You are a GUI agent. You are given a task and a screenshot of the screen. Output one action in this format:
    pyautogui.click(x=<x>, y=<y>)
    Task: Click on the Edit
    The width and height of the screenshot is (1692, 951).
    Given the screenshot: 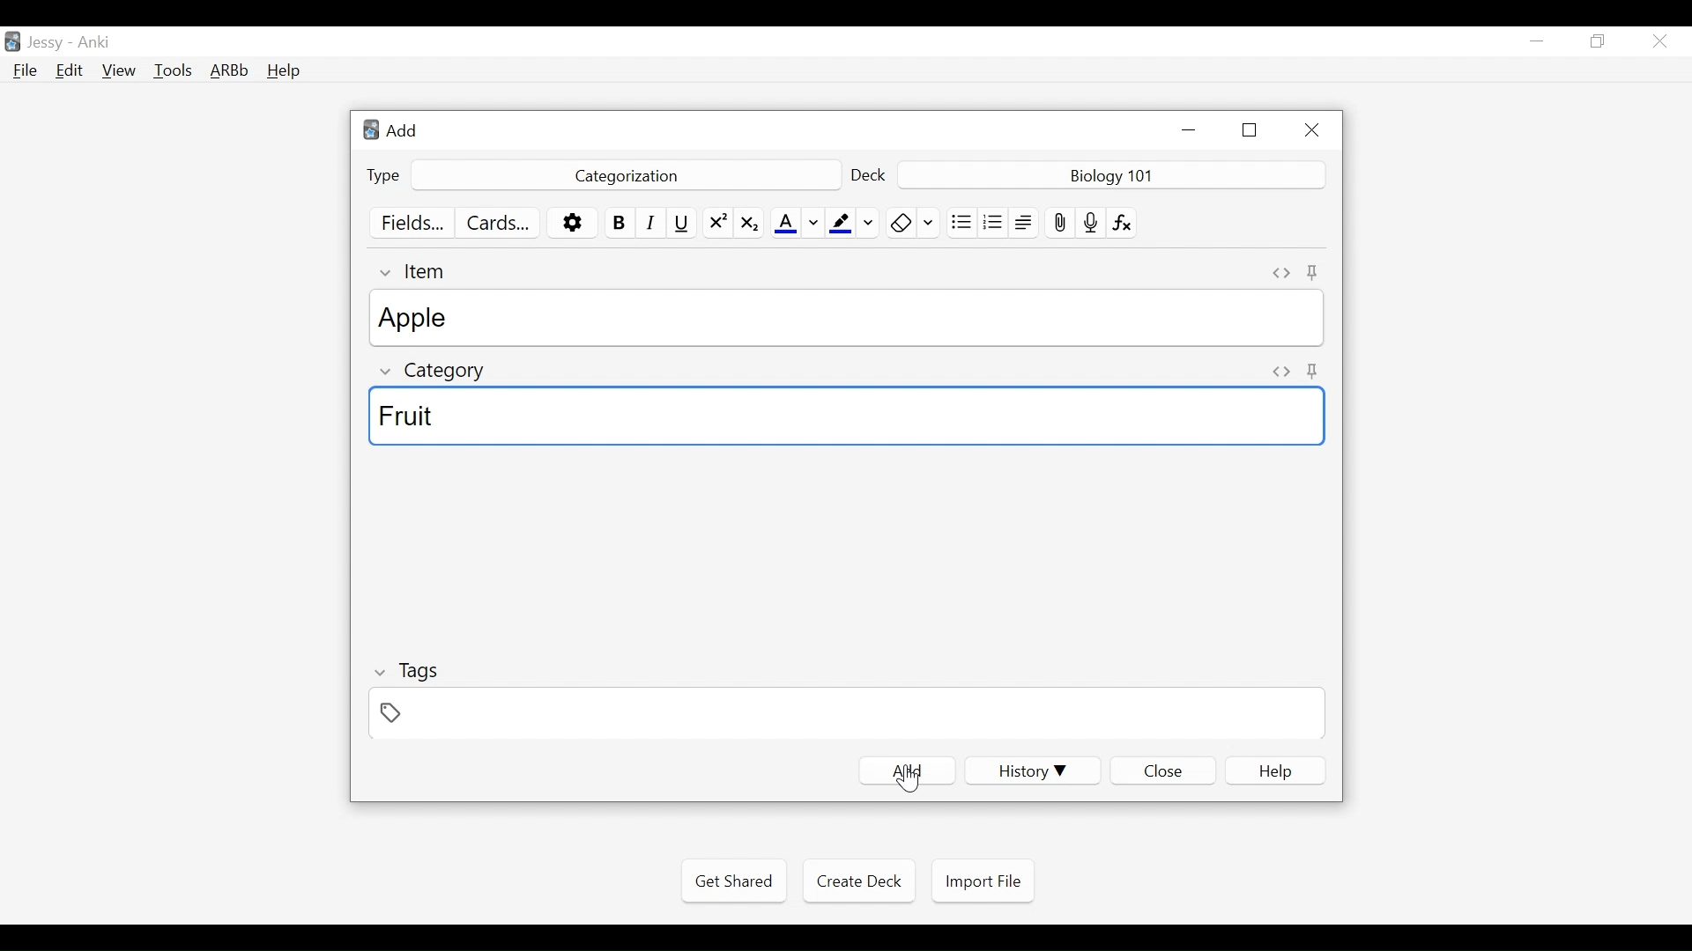 What is the action you would take?
    pyautogui.click(x=68, y=72)
    